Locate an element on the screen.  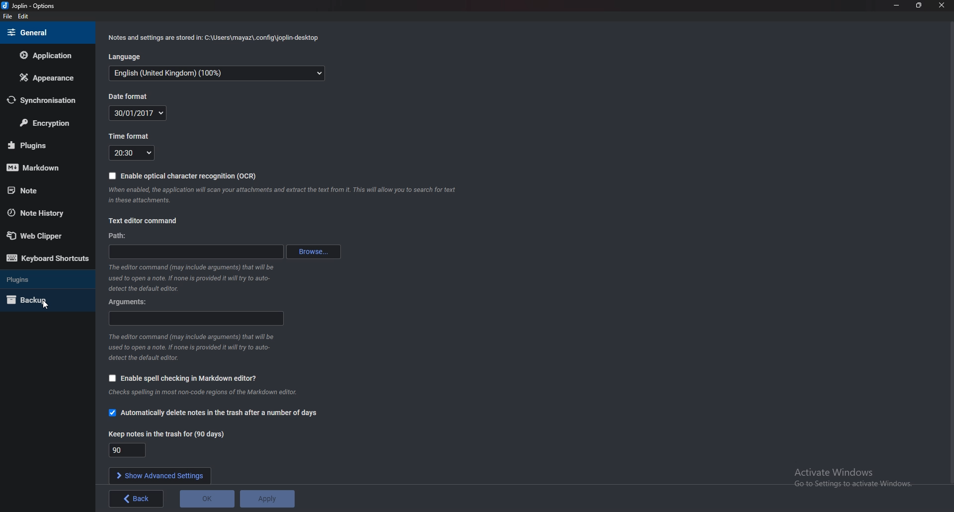
Info on notes and settings is located at coordinates (212, 37).